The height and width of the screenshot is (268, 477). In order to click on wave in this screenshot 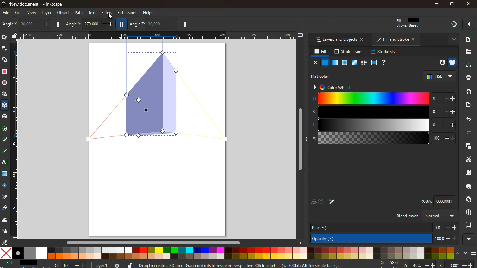, I will do `click(6, 221)`.